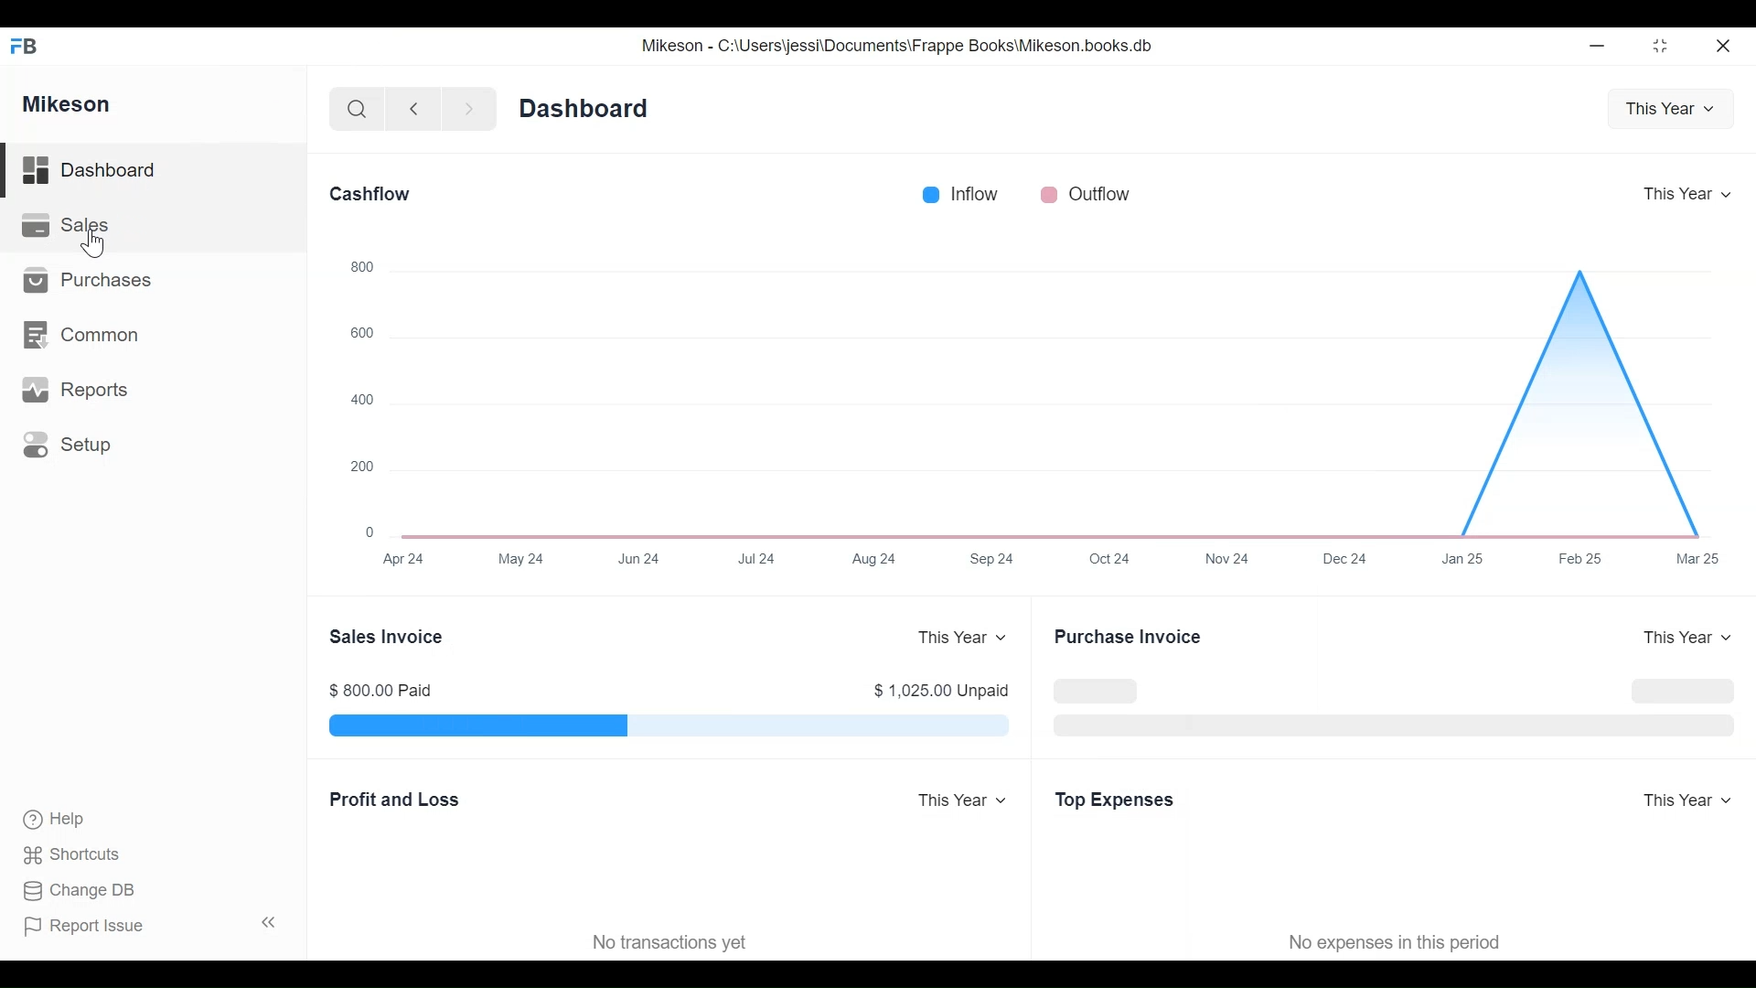  Describe the element at coordinates (98, 245) in the screenshot. I see `cursor` at that location.